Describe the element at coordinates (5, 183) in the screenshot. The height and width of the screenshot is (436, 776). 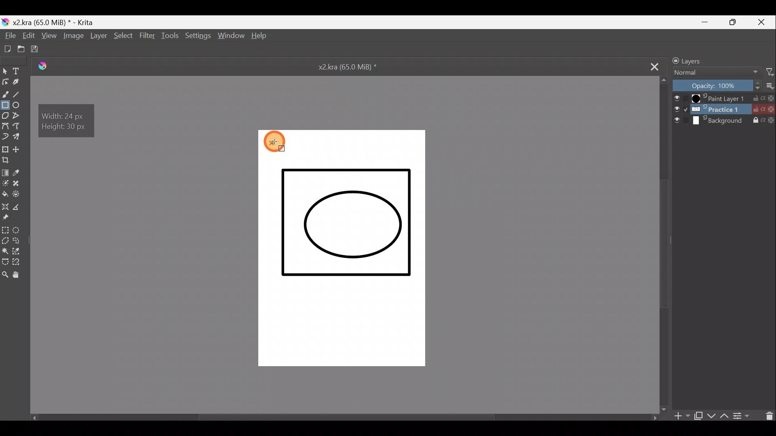
I see `Colourise mask tool` at that location.